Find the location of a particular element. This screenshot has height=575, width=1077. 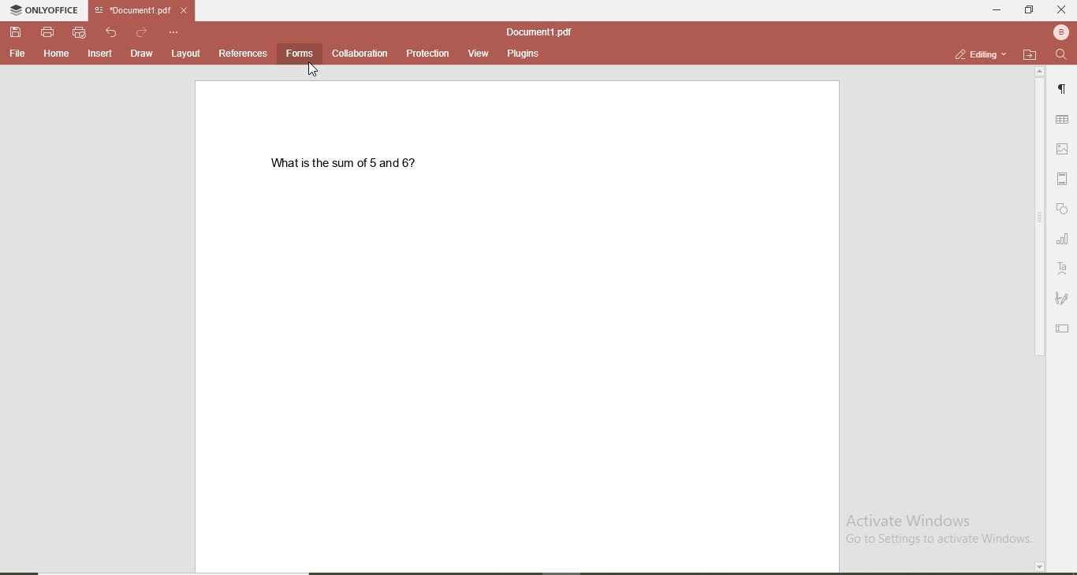

bluetooth is located at coordinates (1059, 32).